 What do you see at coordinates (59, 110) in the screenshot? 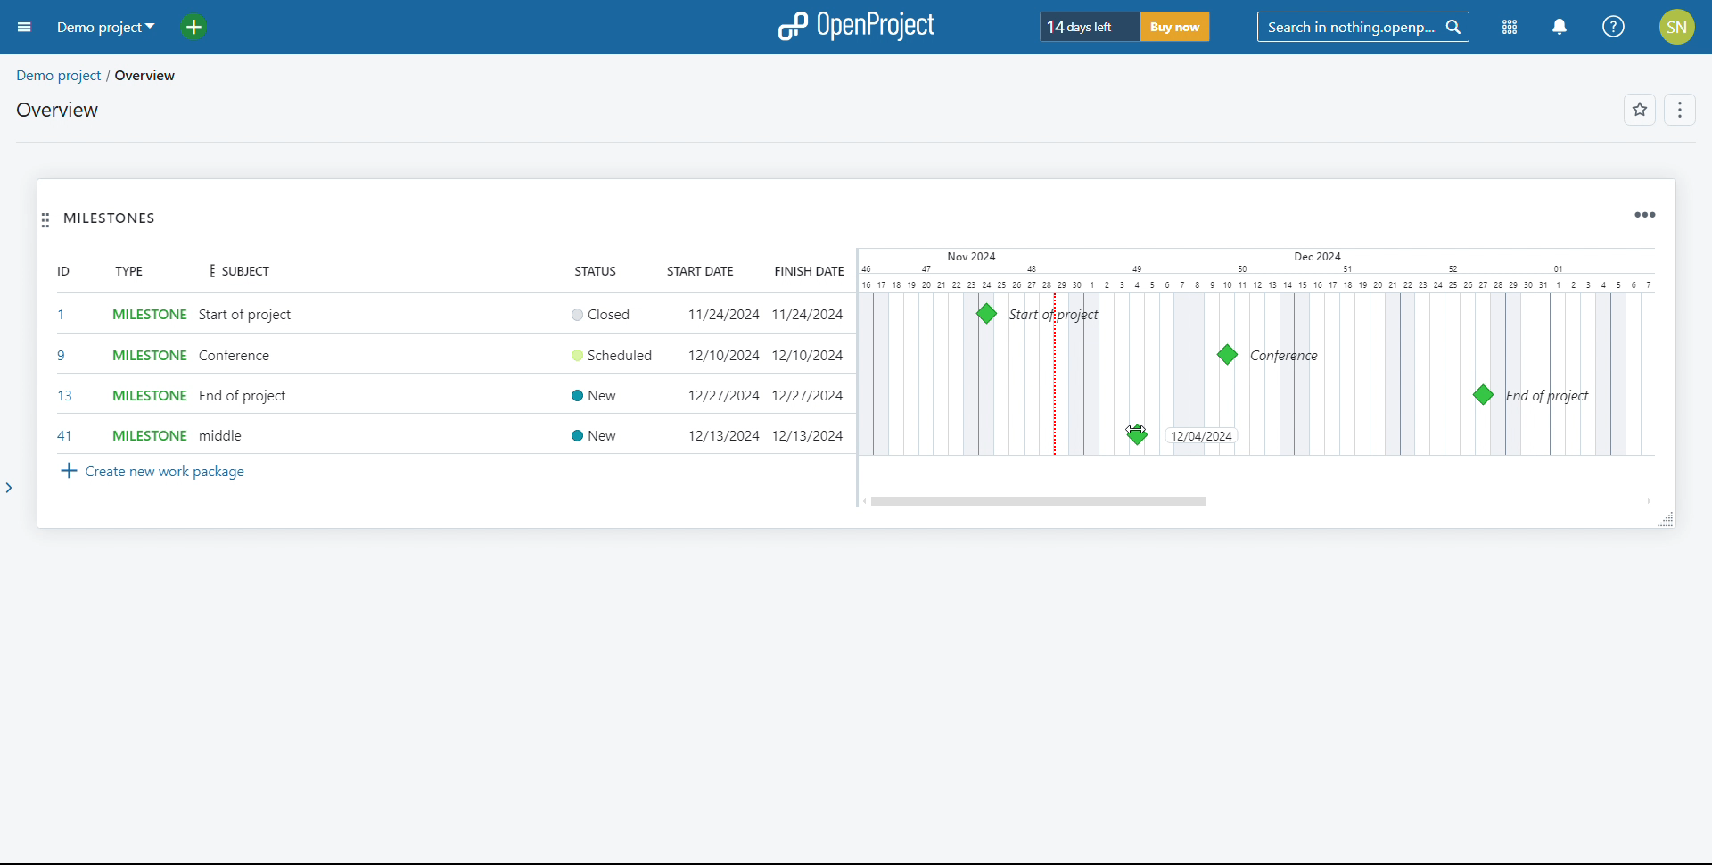
I see `overview` at bounding box center [59, 110].